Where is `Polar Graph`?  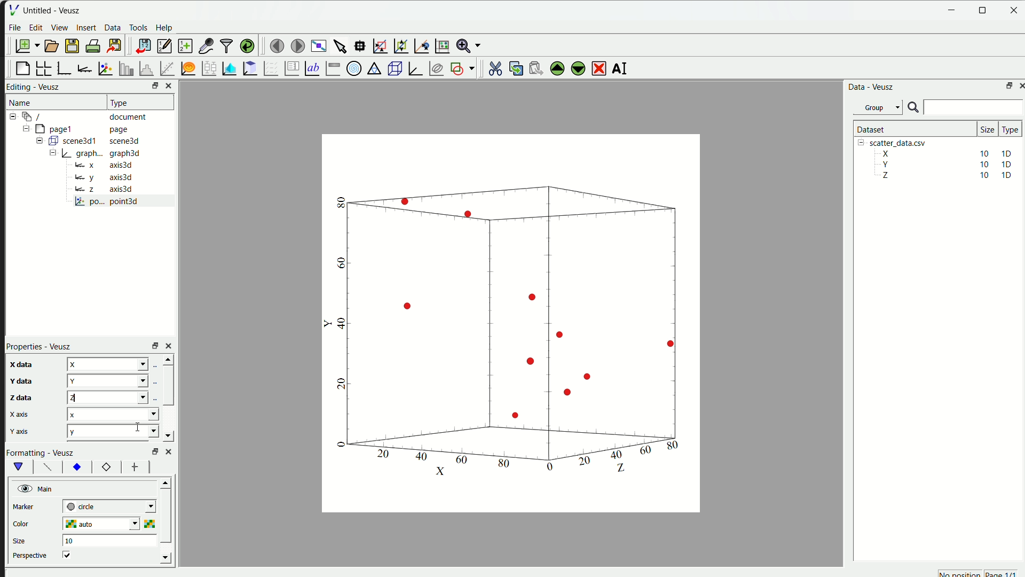
Polar Graph is located at coordinates (353, 68).